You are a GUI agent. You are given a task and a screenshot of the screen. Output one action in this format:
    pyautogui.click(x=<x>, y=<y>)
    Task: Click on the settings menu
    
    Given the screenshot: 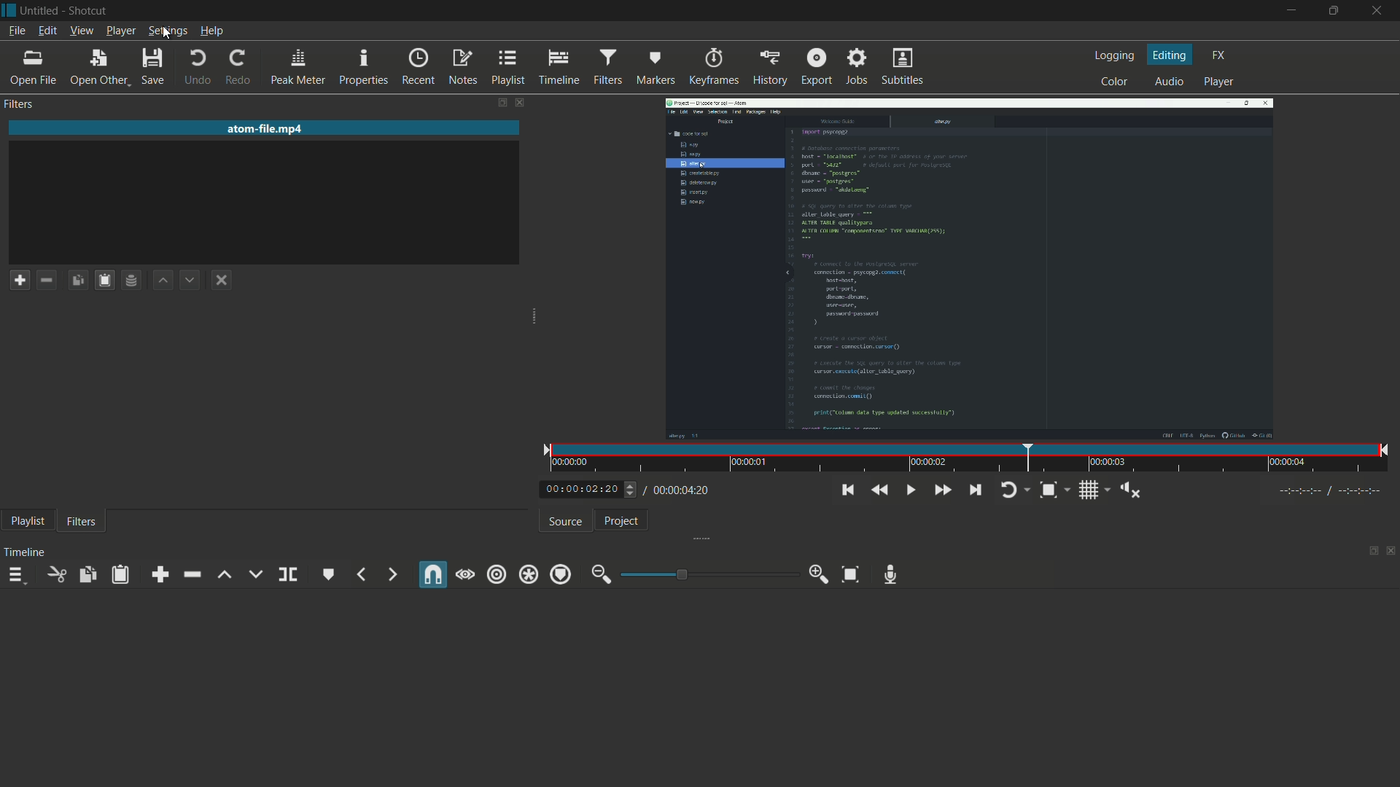 What is the action you would take?
    pyautogui.click(x=168, y=31)
    